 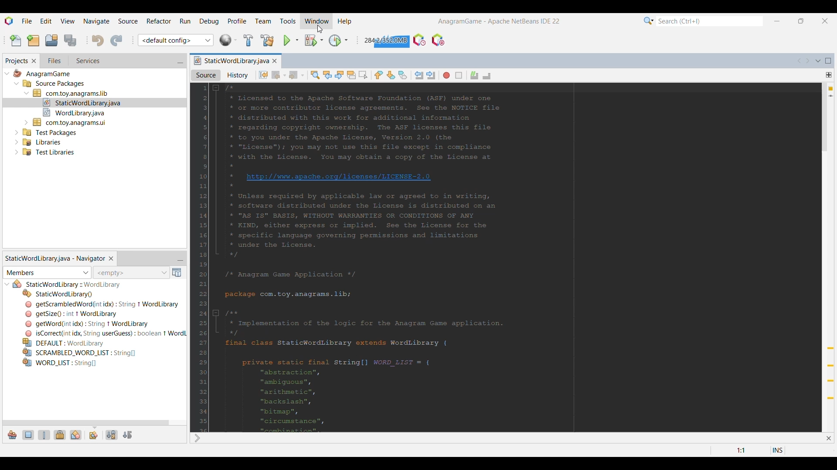 What do you see at coordinates (303, 76) in the screenshot?
I see `Forward options` at bounding box center [303, 76].